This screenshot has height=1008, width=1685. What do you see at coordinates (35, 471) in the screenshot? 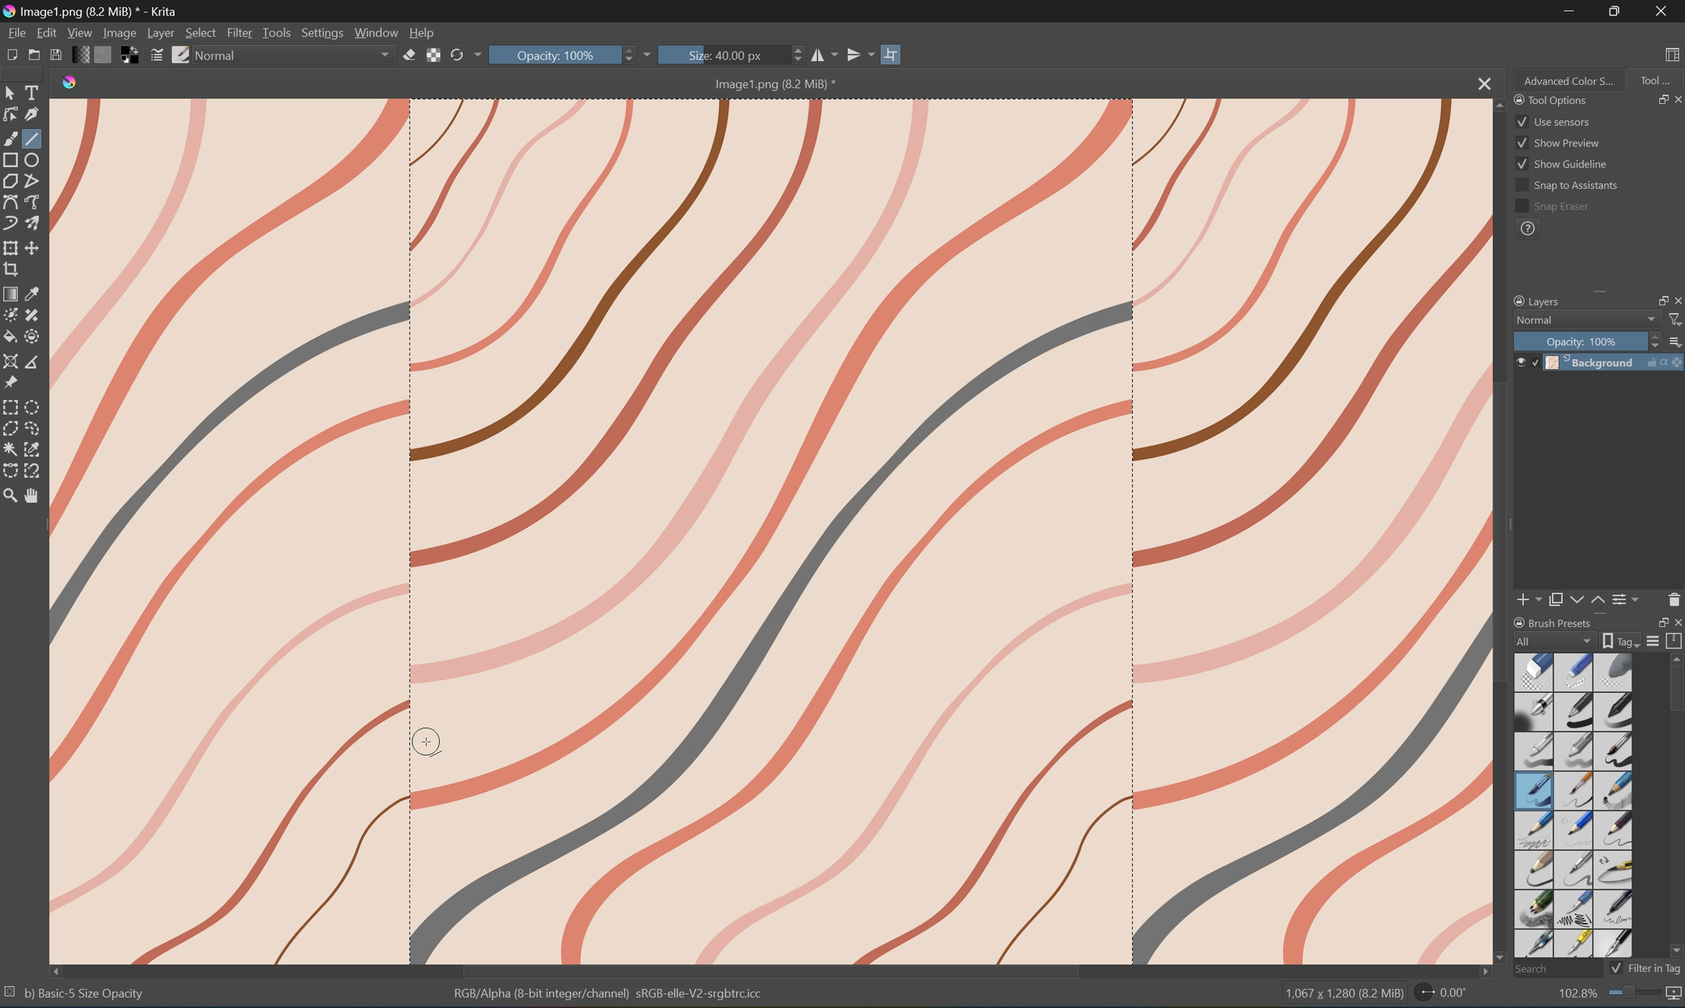
I see `Magnetic curve selection tool` at bounding box center [35, 471].